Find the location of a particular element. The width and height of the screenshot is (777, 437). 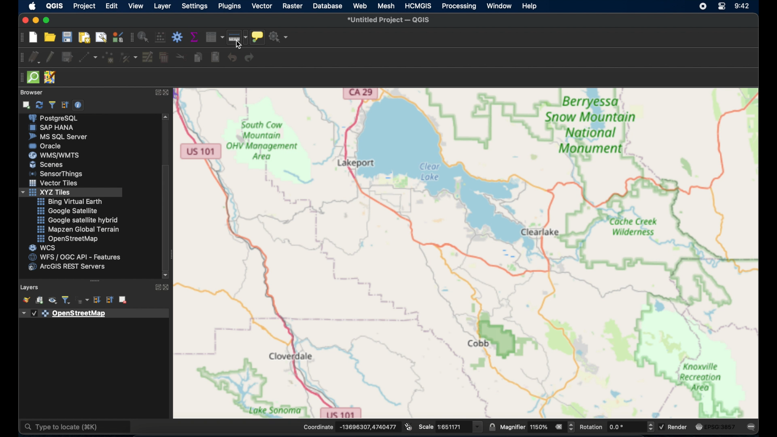

openstreetmap layer is located at coordinates (65, 314).